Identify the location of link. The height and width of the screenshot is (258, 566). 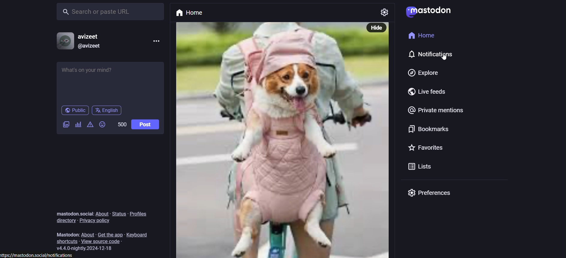
(39, 255).